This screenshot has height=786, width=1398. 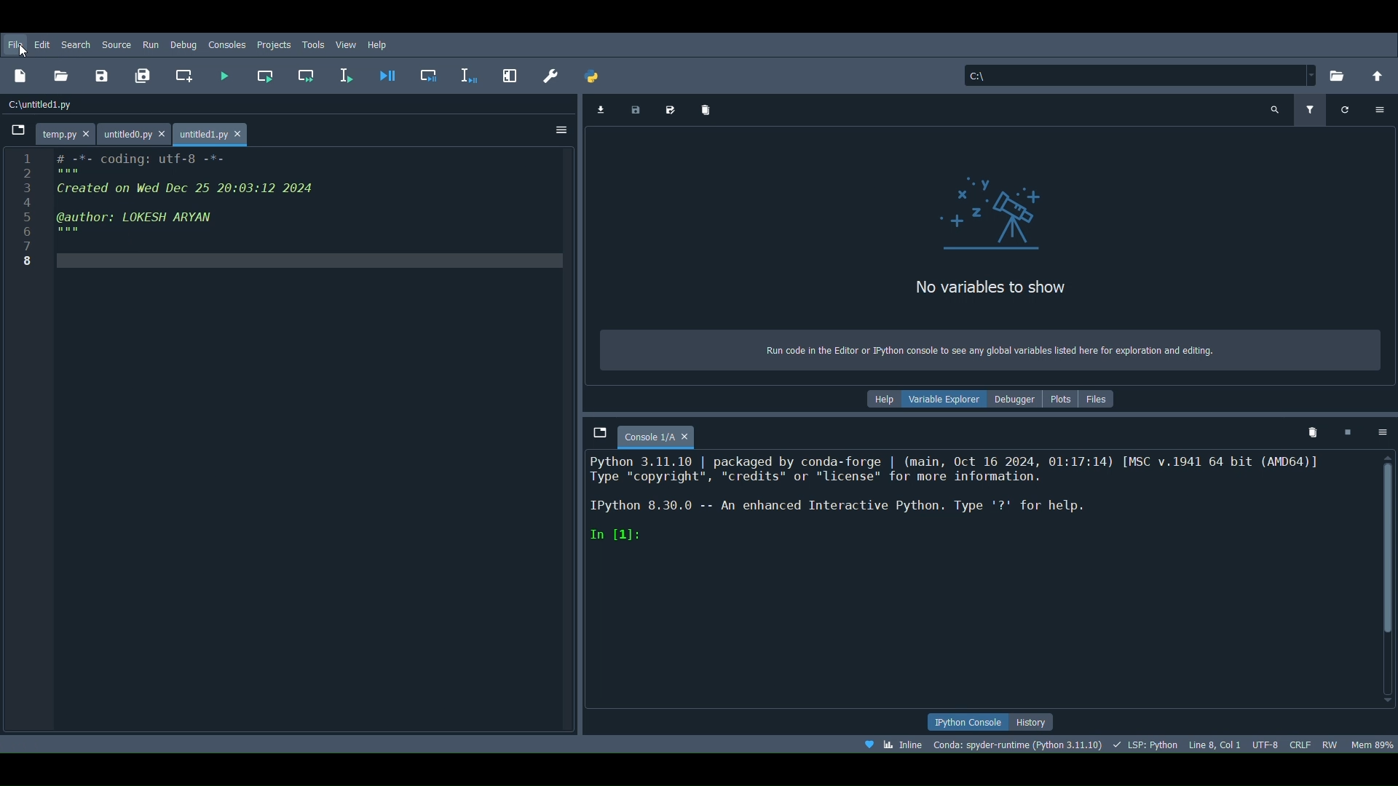 I want to click on Version, so click(x=1018, y=744).